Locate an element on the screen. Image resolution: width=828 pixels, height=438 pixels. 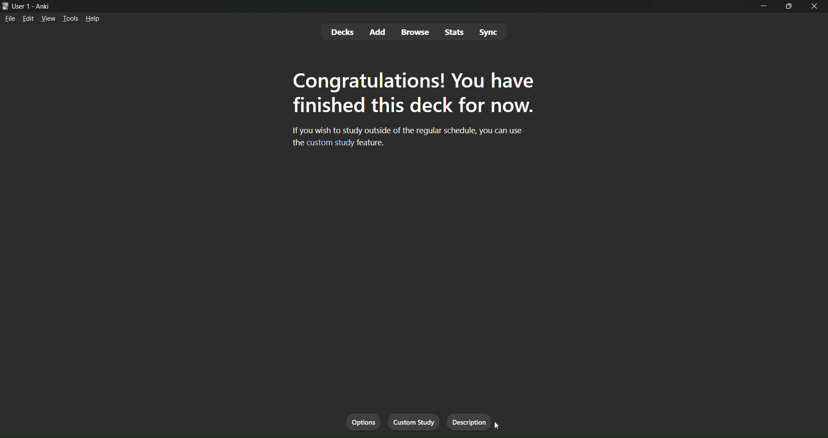
description is located at coordinates (471, 422).